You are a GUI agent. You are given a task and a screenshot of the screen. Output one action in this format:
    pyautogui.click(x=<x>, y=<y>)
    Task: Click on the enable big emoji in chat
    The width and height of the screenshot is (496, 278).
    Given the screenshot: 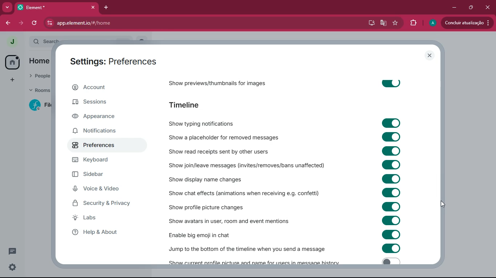 What is the action you would take?
    pyautogui.click(x=212, y=234)
    